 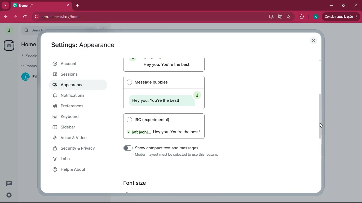 I want to click on settings, so click(x=9, y=195).